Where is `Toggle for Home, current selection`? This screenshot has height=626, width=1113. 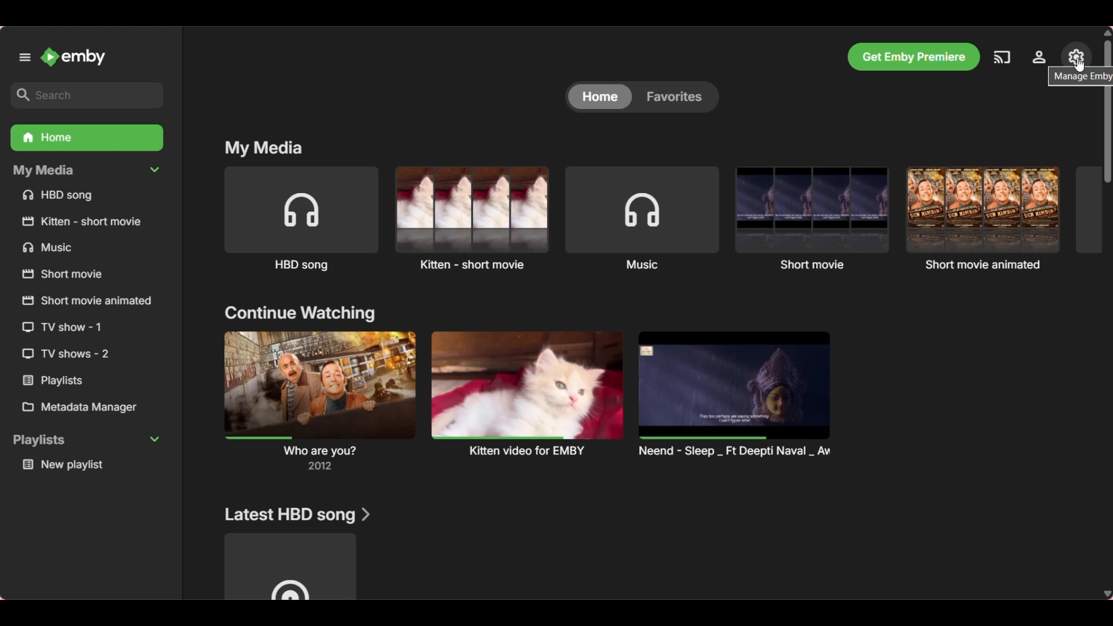 Toggle for Home, current selection is located at coordinates (599, 97).